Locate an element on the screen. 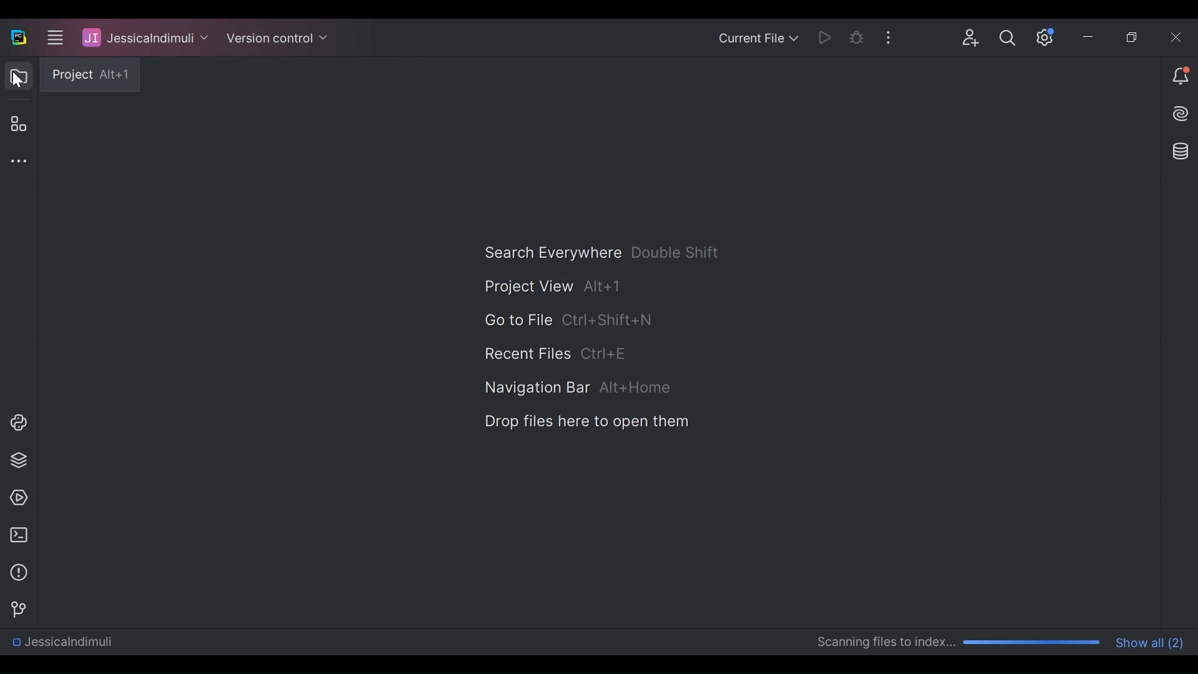  Cursor is located at coordinates (16, 82).